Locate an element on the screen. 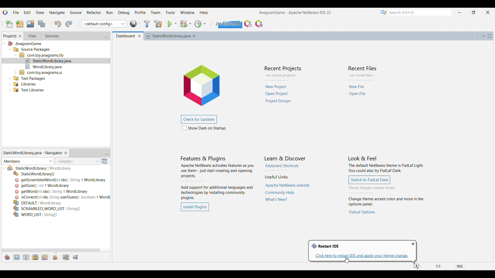 The width and height of the screenshot is (495, 278). Notification bubble is located at coordinates (416, 267).